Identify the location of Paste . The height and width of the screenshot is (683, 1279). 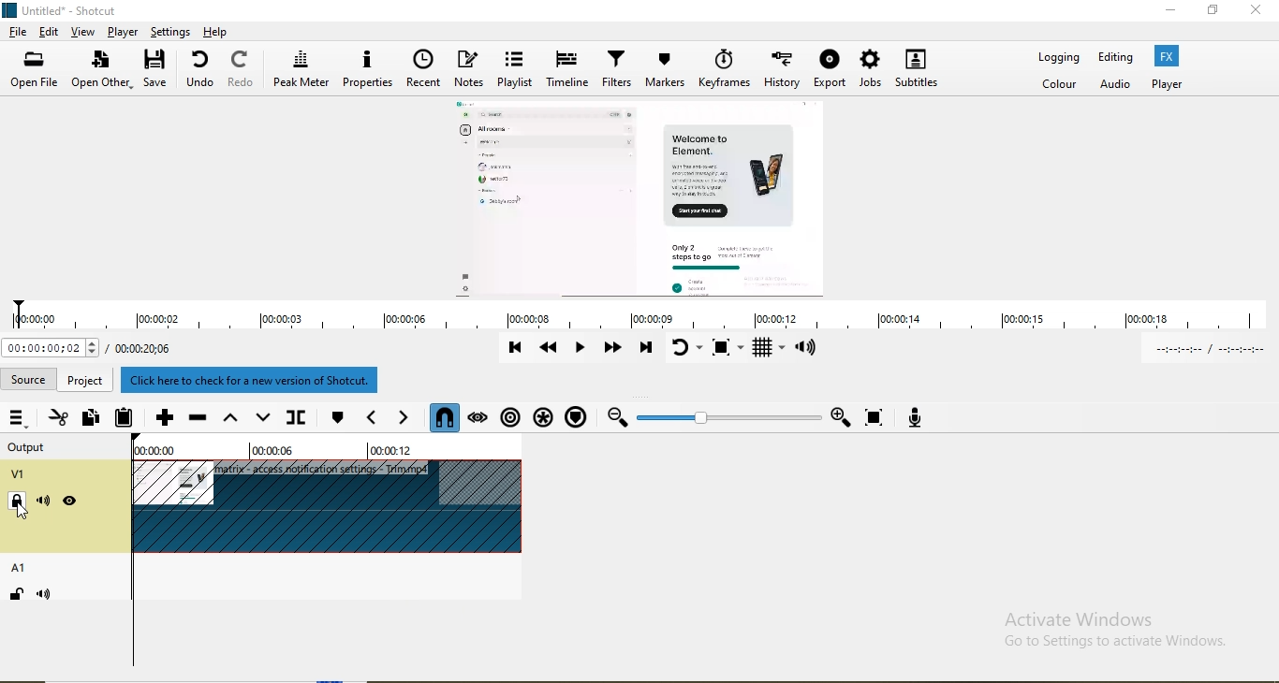
(123, 419).